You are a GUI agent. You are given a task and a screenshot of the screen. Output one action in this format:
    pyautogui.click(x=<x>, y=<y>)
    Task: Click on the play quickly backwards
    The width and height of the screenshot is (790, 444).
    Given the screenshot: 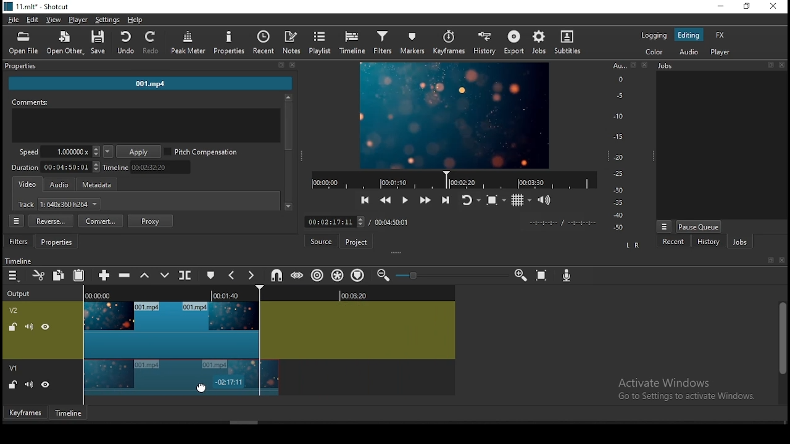 What is the action you would take?
    pyautogui.click(x=386, y=200)
    